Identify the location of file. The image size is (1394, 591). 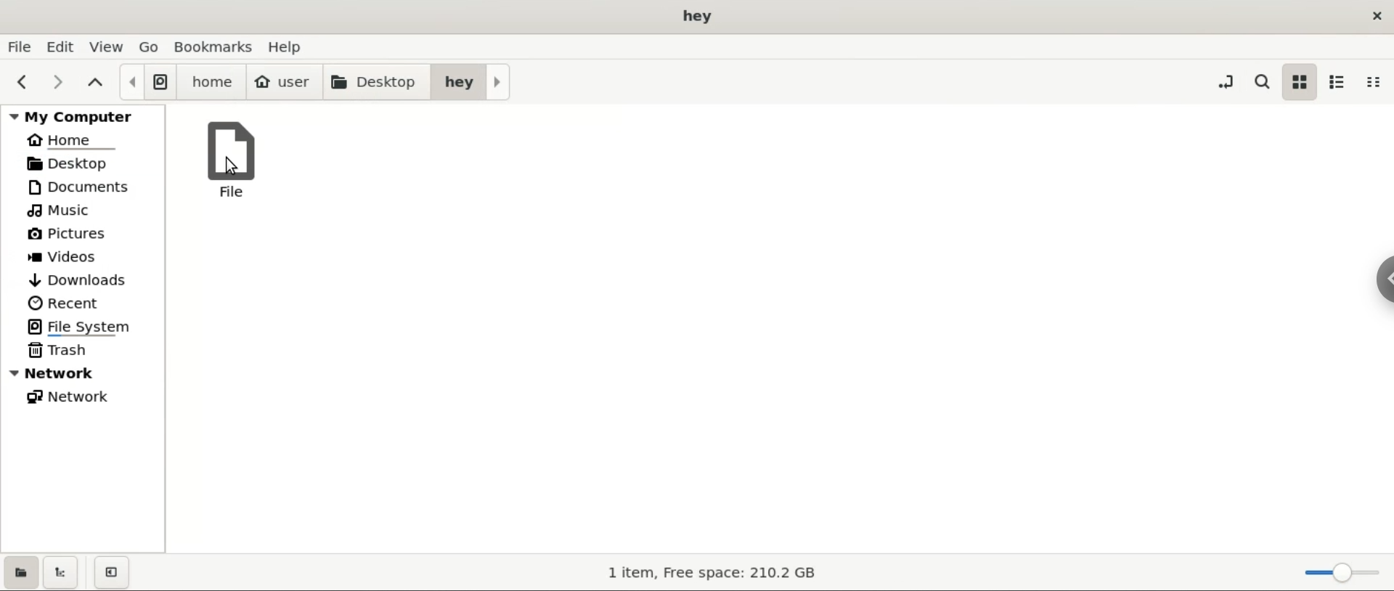
(19, 46).